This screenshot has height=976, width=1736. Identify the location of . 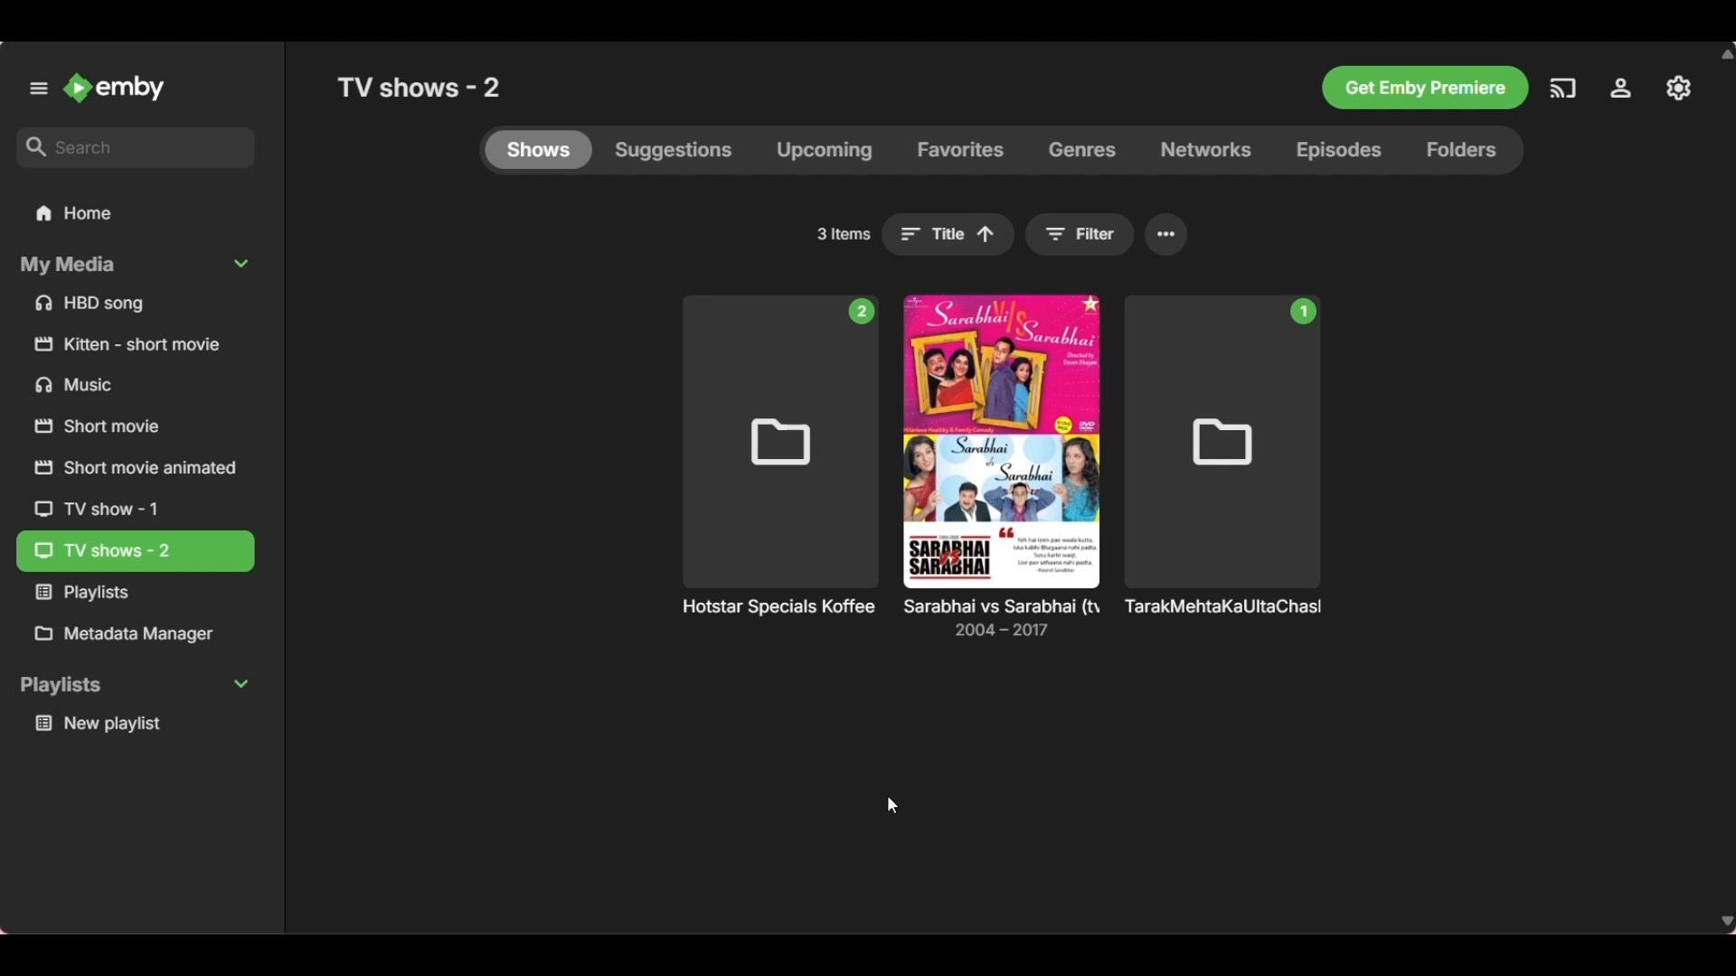
(779, 460).